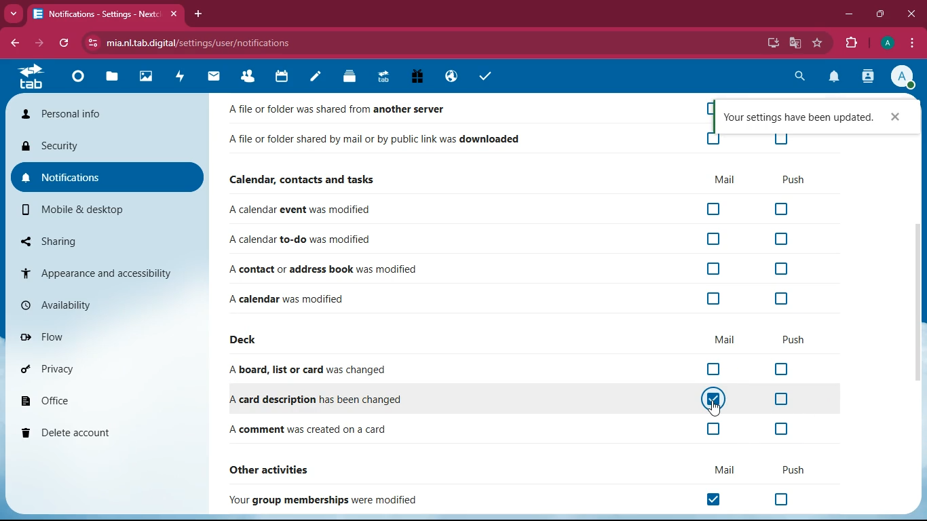 This screenshot has width=927, height=521. I want to click on A comment was created on a card, so click(309, 431).